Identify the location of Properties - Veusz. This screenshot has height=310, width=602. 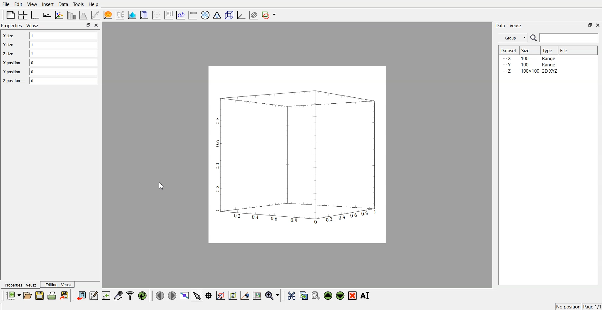
(20, 285).